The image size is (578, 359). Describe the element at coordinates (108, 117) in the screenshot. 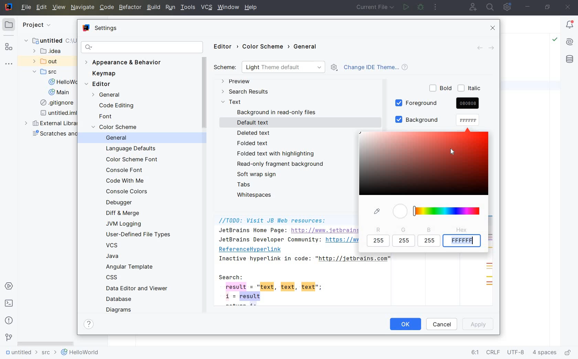

I see `FONT` at that location.